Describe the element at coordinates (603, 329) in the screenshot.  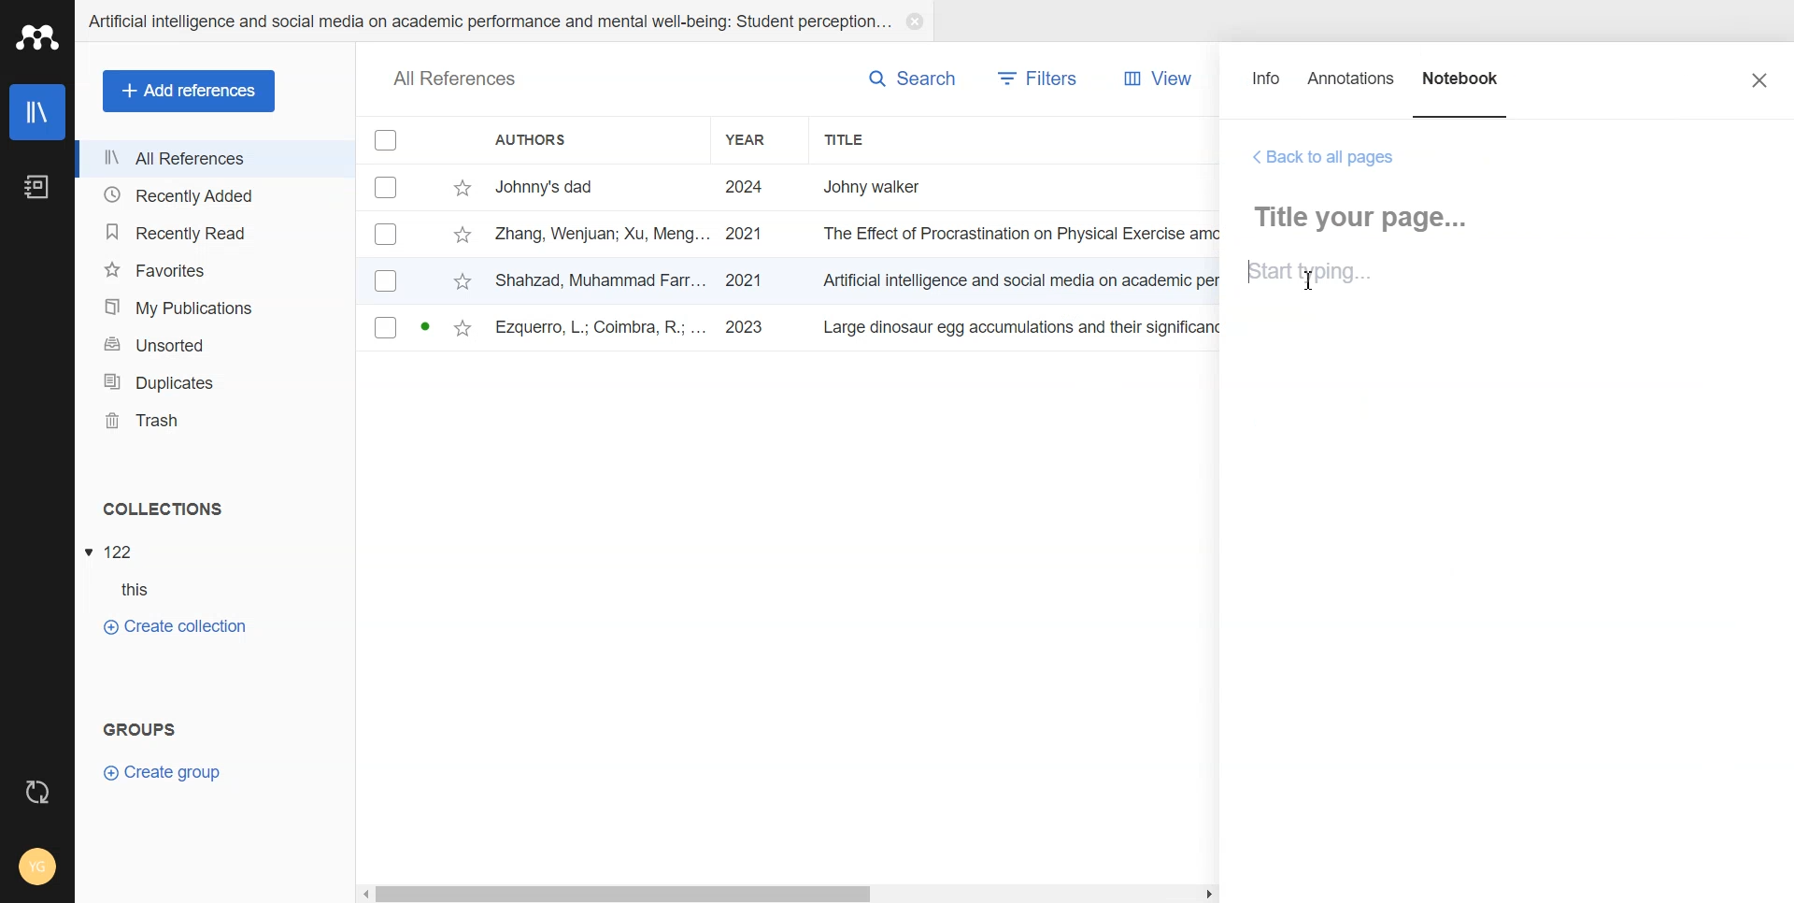
I see `ezquerro, l.; coimbra, r.; ...` at that location.